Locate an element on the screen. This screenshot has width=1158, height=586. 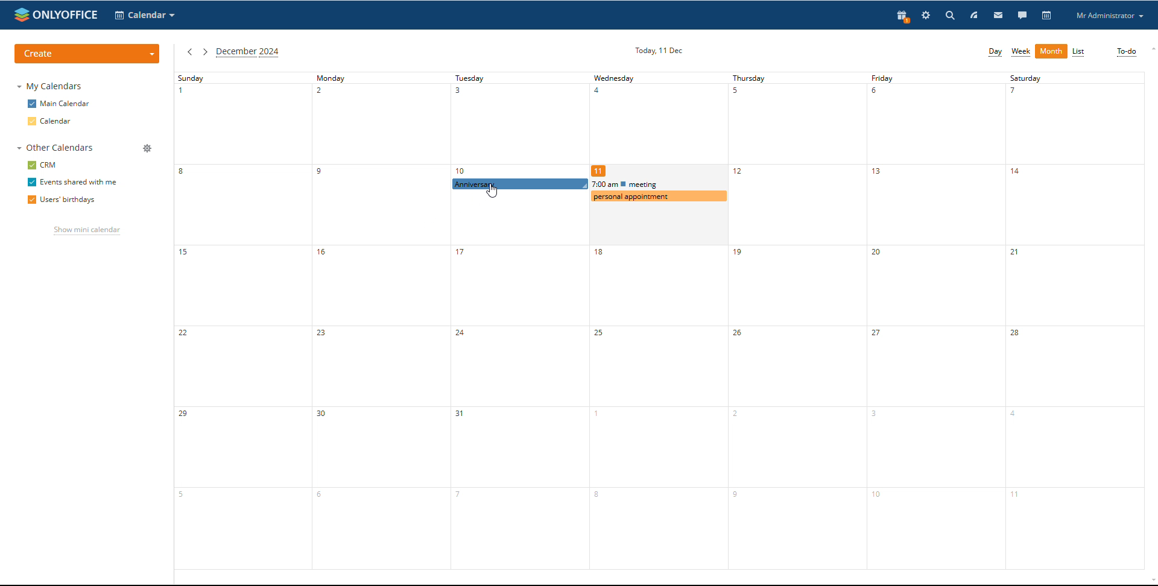
create is located at coordinates (87, 54).